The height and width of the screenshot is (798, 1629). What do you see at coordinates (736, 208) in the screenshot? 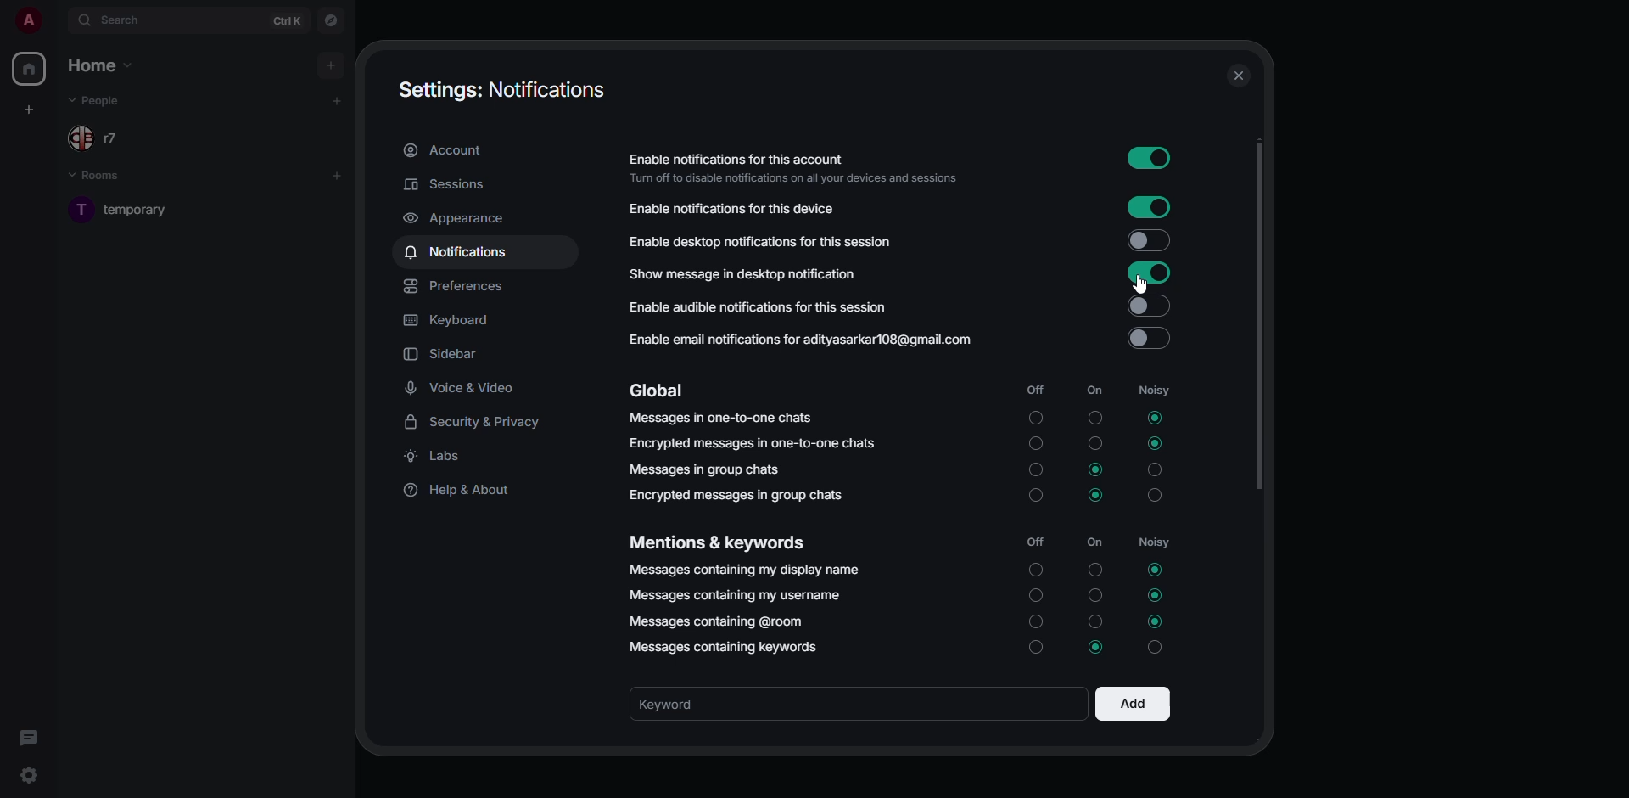
I see `enable notifications for this device` at bounding box center [736, 208].